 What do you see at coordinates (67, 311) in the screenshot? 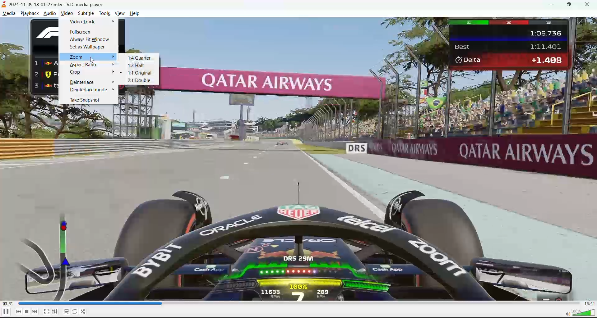
I see `toggle playlist` at bounding box center [67, 311].